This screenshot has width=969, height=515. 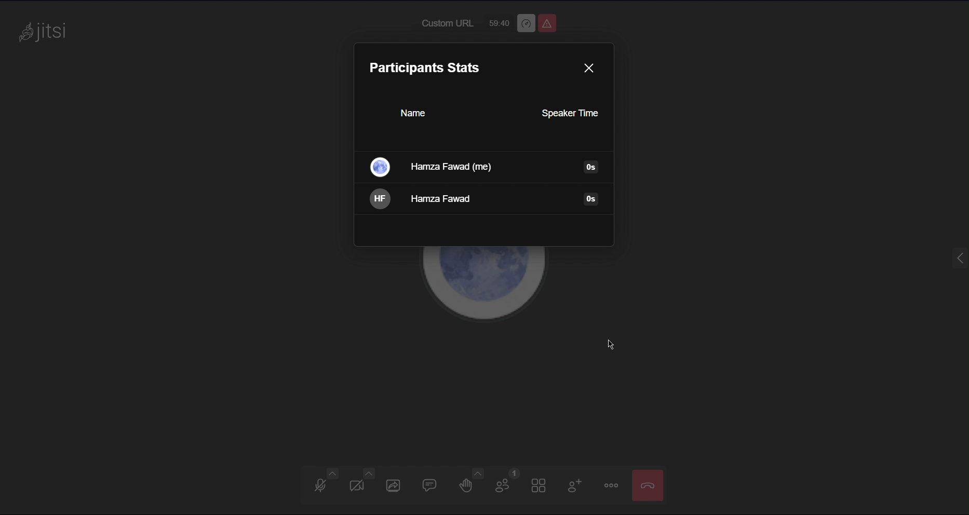 I want to click on menu, so click(x=952, y=258).